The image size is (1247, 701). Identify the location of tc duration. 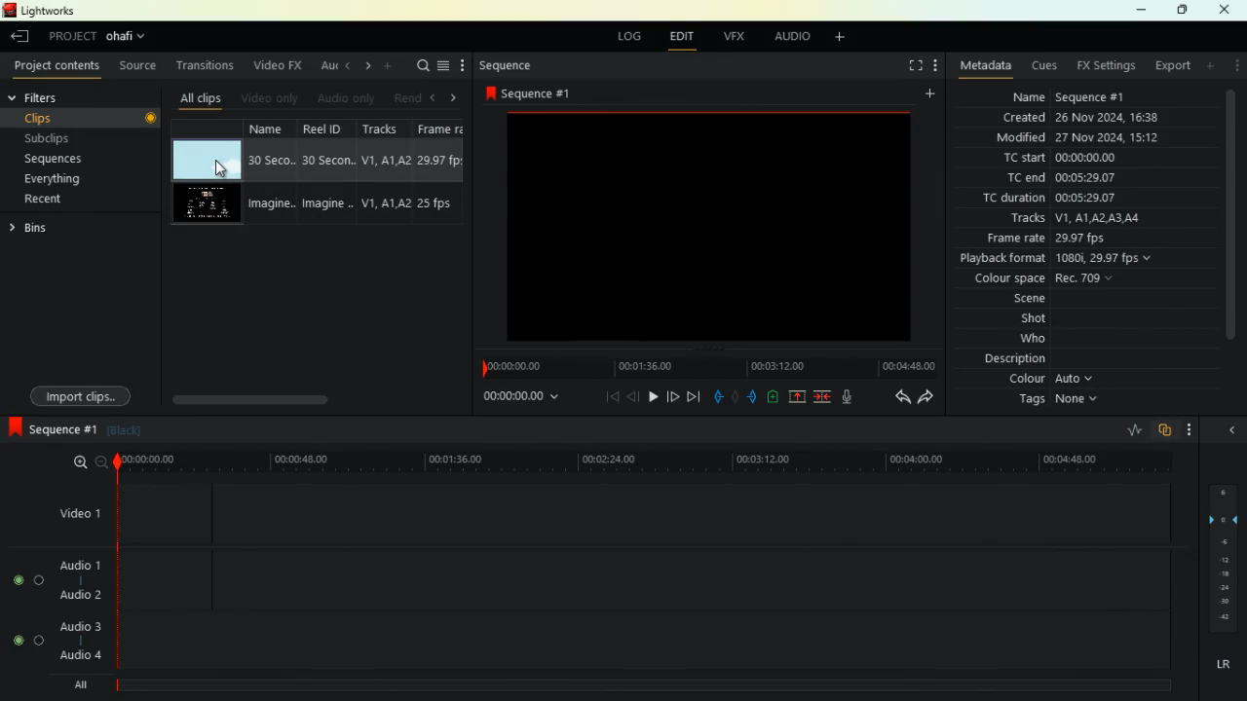
(1075, 199).